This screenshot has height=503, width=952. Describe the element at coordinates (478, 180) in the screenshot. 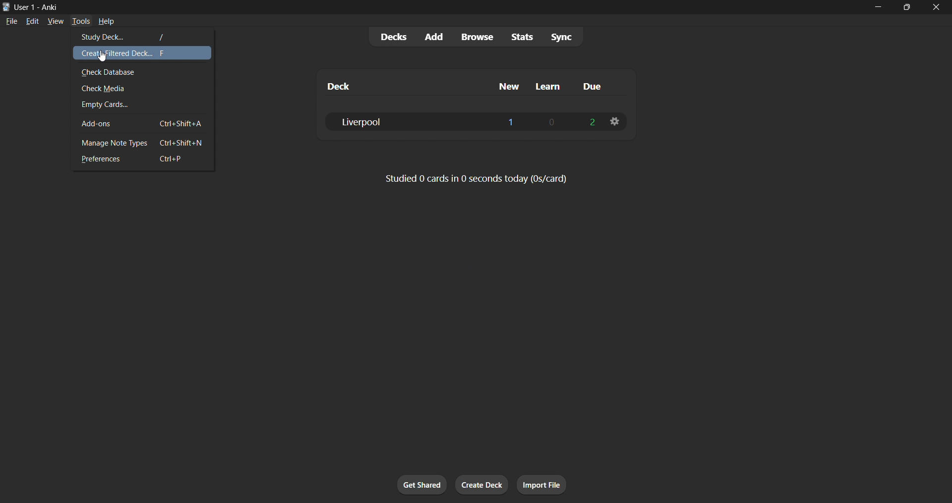

I see `Studied 0 cards in 0 seconds today (0s/card)` at that location.